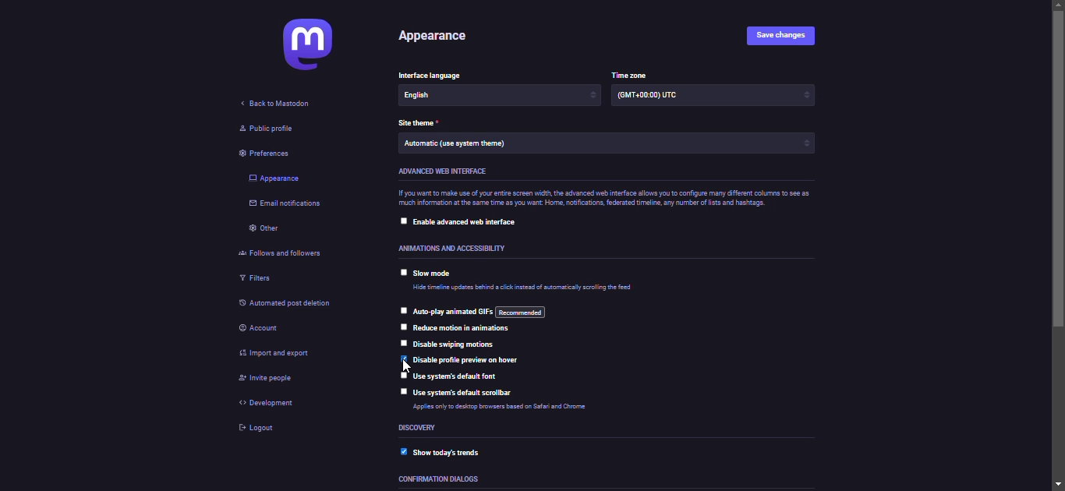 This screenshot has height=491, width=1065. Describe the element at coordinates (473, 360) in the screenshot. I see `disable profile preview on hover` at that location.